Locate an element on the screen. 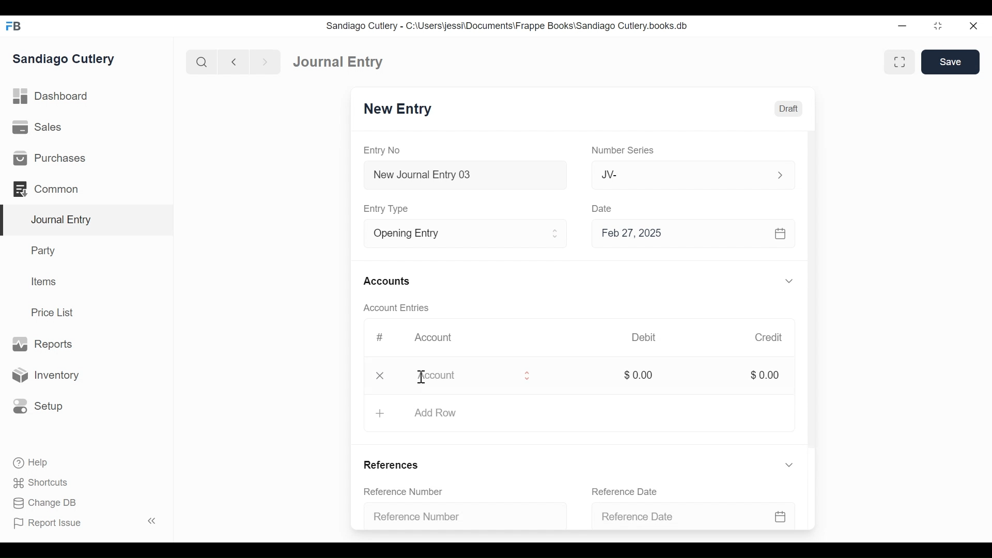 Image resolution: width=992 pixels, height=558 pixels. References is located at coordinates (395, 463).